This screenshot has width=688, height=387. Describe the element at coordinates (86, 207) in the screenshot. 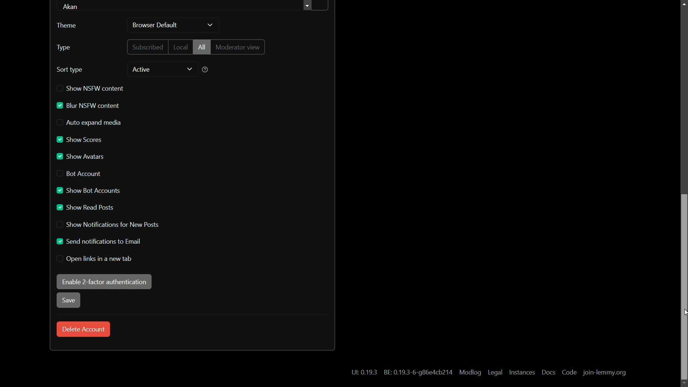

I see `show read posts` at that location.